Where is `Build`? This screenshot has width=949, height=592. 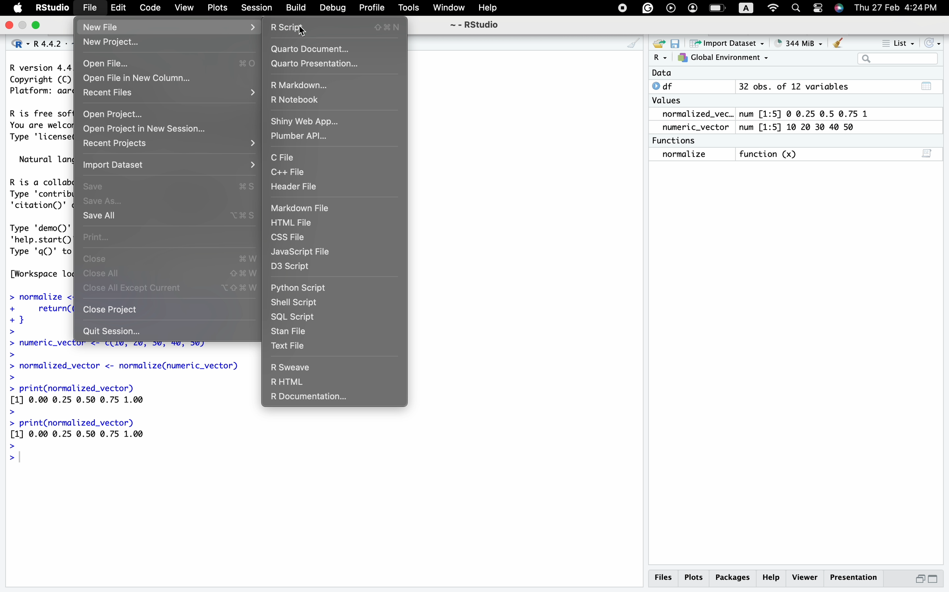
Build is located at coordinates (296, 9).